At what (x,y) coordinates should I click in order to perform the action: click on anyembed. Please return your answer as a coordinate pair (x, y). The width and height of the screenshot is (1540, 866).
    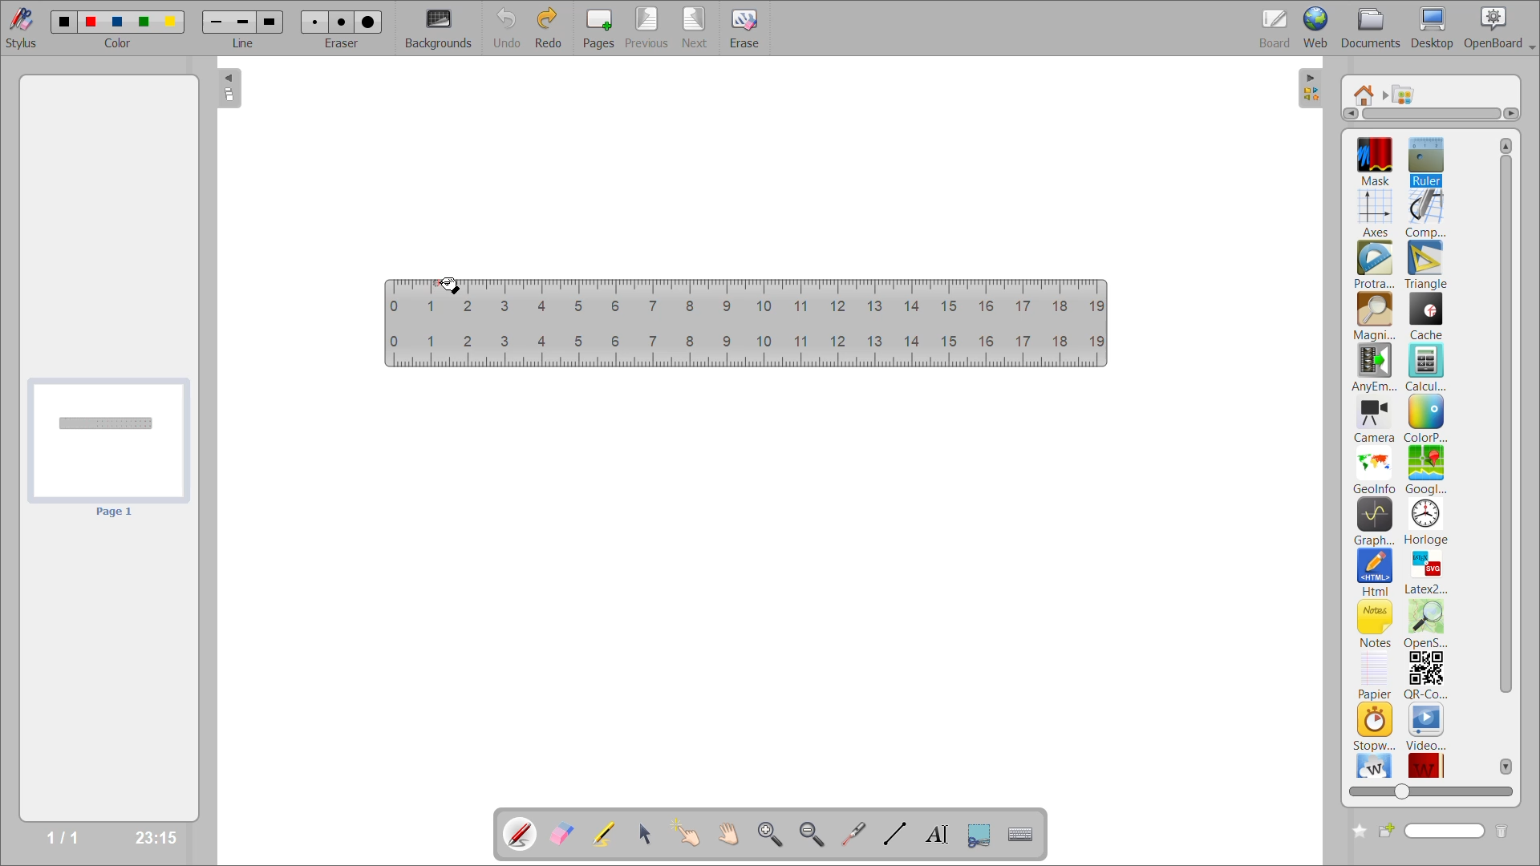
    Looking at the image, I should click on (1376, 368).